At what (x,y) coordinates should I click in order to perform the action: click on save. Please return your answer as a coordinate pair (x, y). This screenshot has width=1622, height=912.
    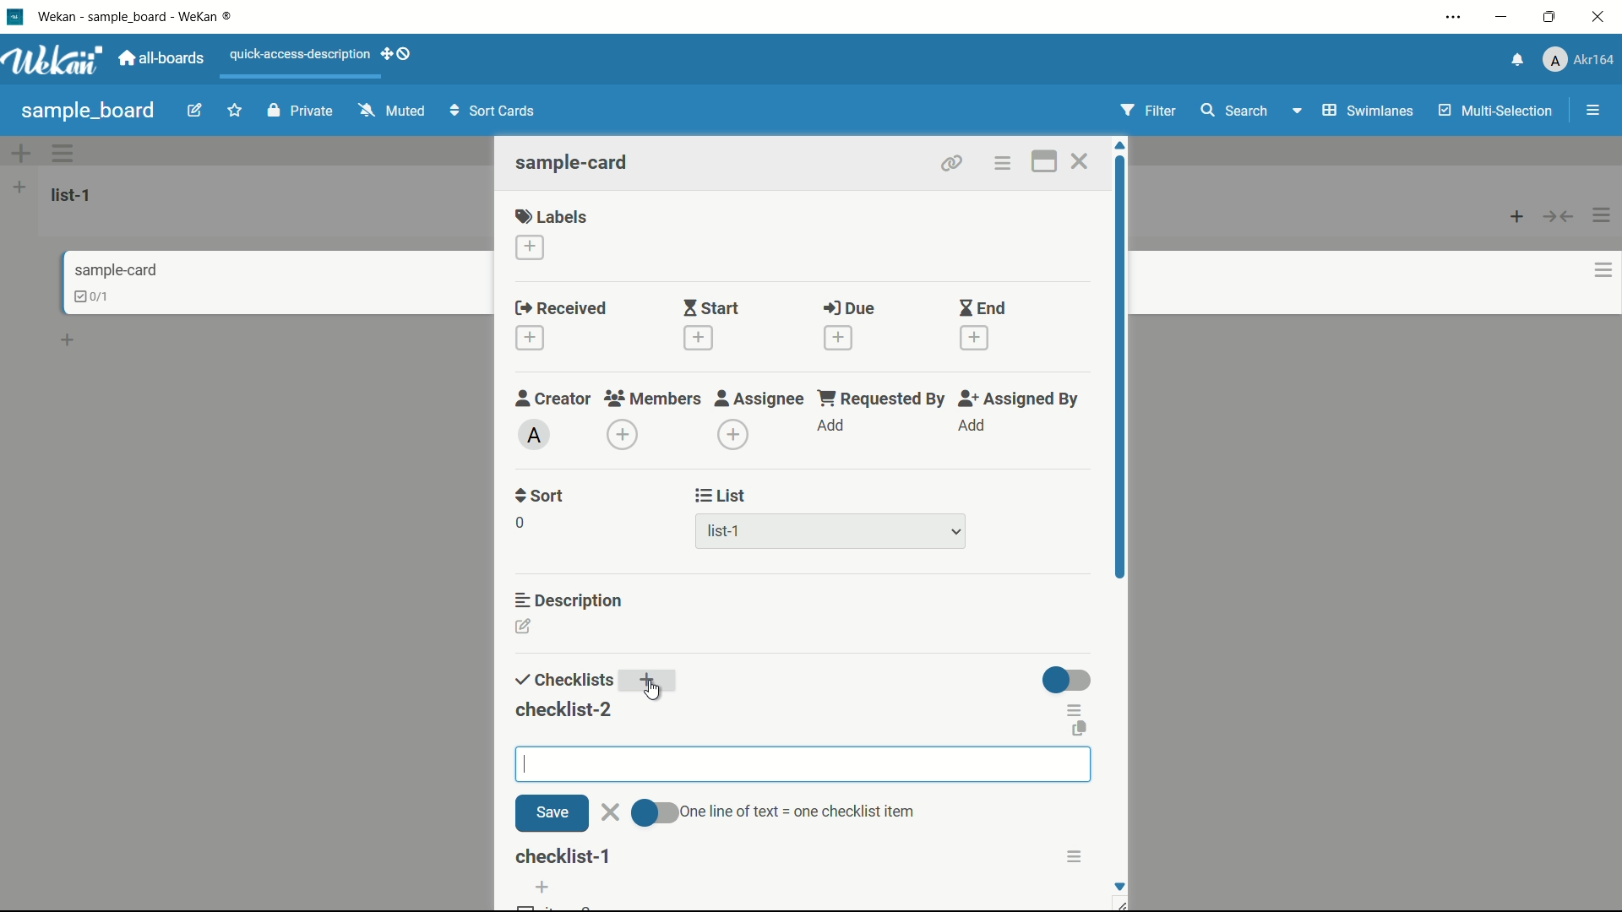
    Looking at the image, I should click on (552, 813).